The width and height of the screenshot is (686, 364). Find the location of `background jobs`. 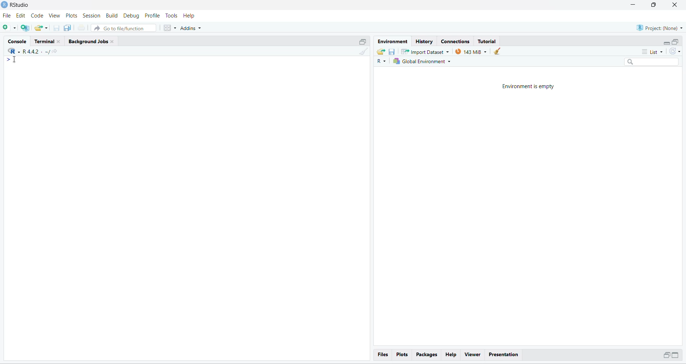

background jobs is located at coordinates (88, 42).